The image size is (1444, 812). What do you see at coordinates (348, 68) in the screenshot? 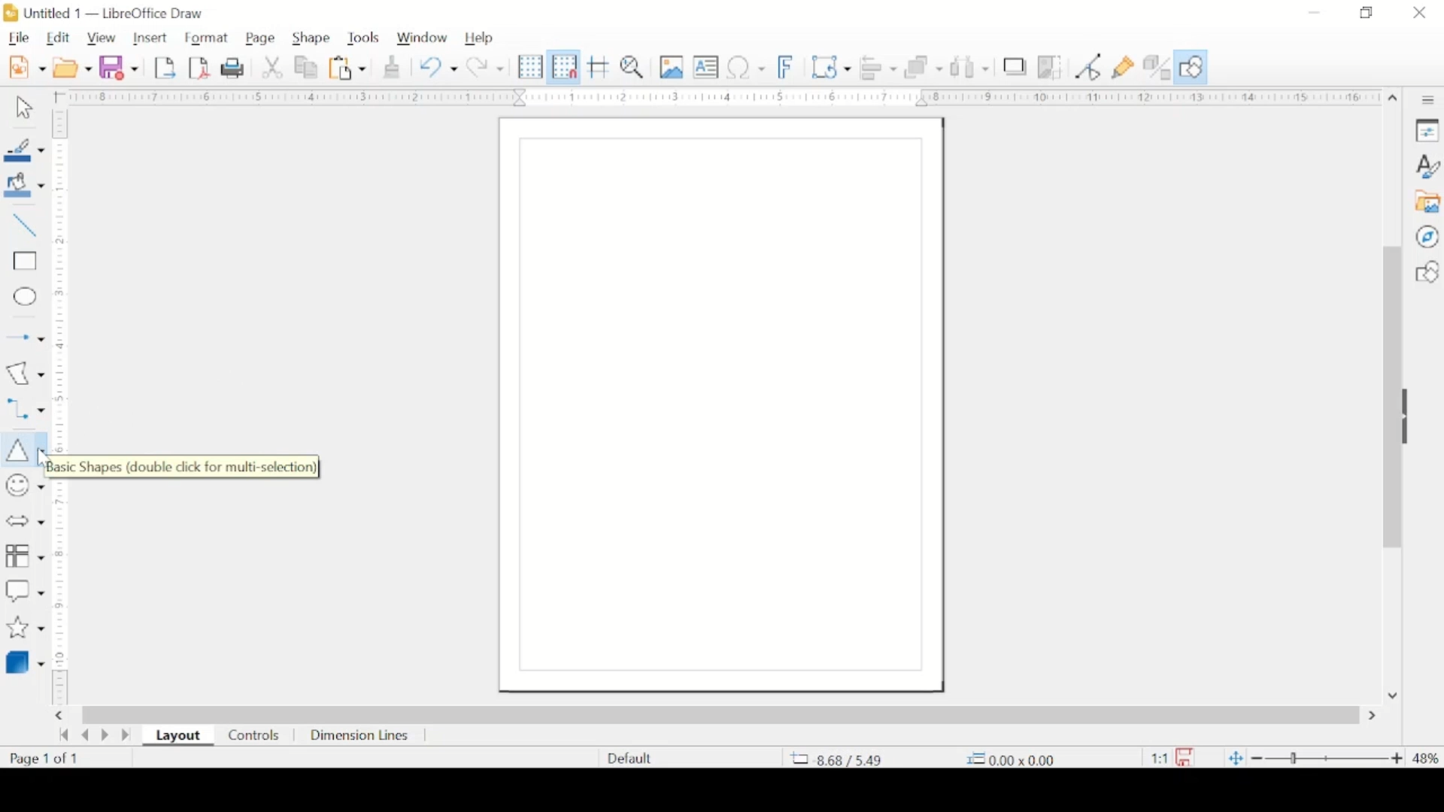
I see `paste options` at bounding box center [348, 68].